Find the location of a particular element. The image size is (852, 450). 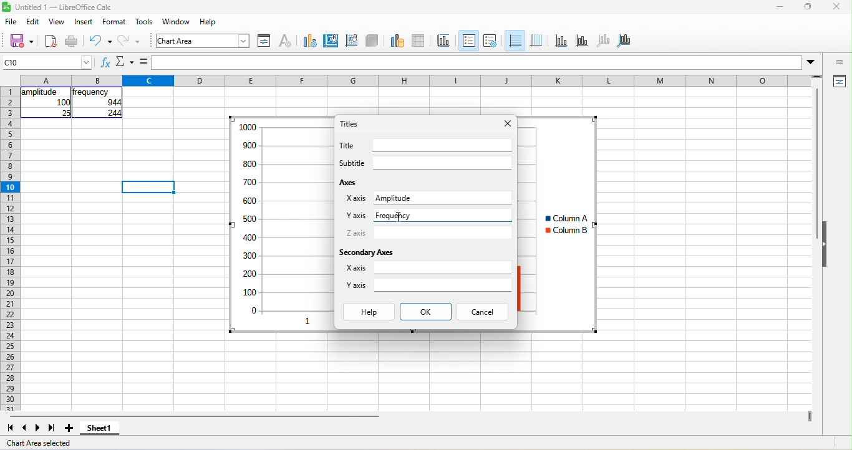

redo is located at coordinates (129, 42).